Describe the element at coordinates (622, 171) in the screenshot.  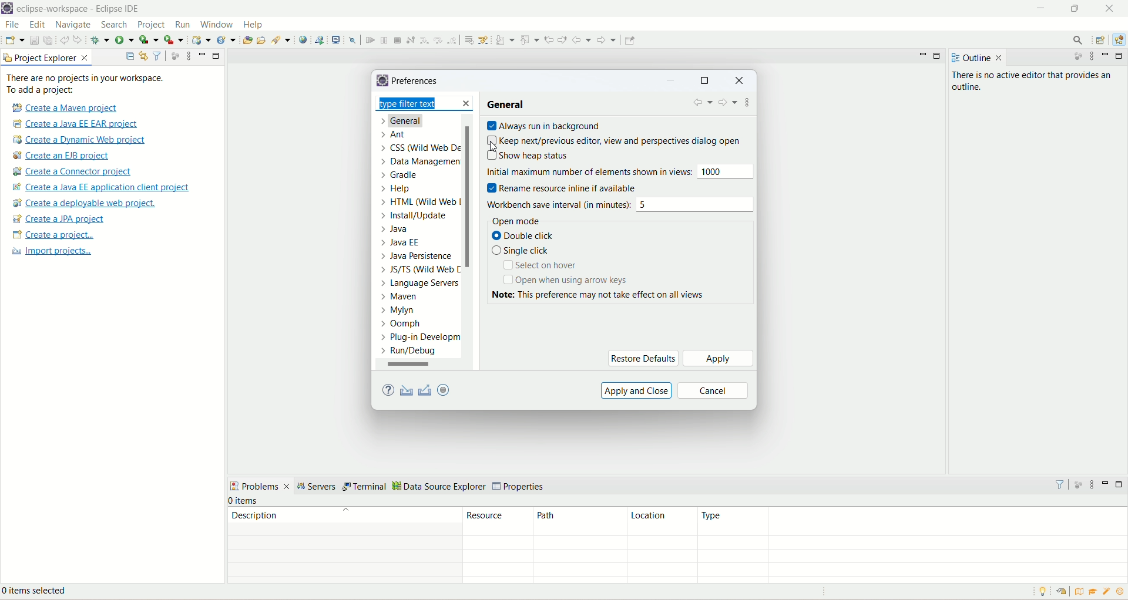
I see `initial maximum number of elements shown in views: 1000` at that location.